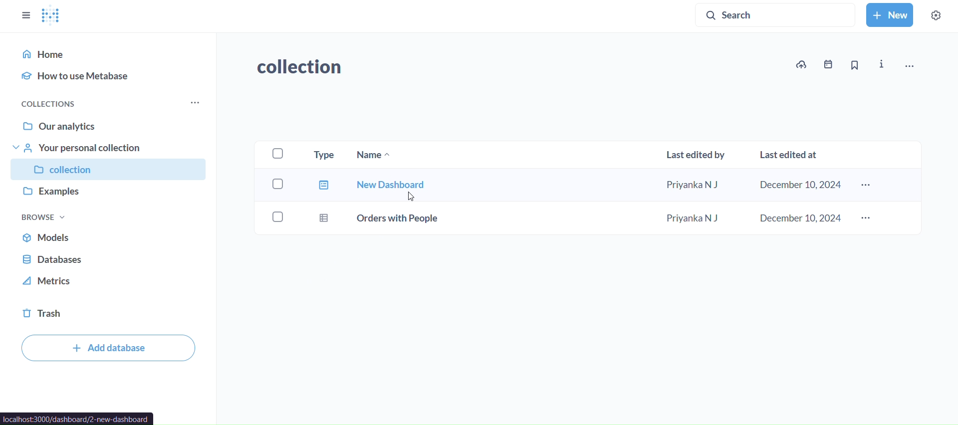 This screenshot has width=958, height=425. I want to click on our analytics, so click(114, 126).